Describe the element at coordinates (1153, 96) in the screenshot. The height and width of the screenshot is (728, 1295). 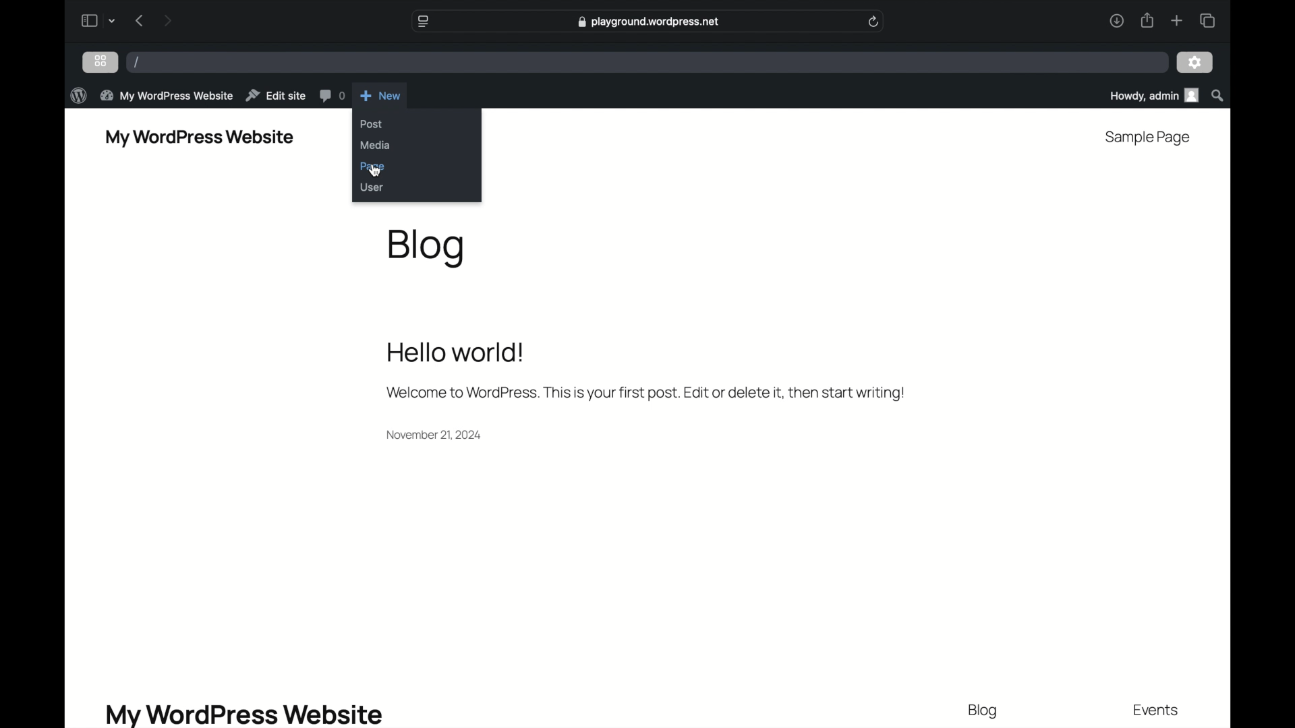
I see `howdy, admin` at that location.